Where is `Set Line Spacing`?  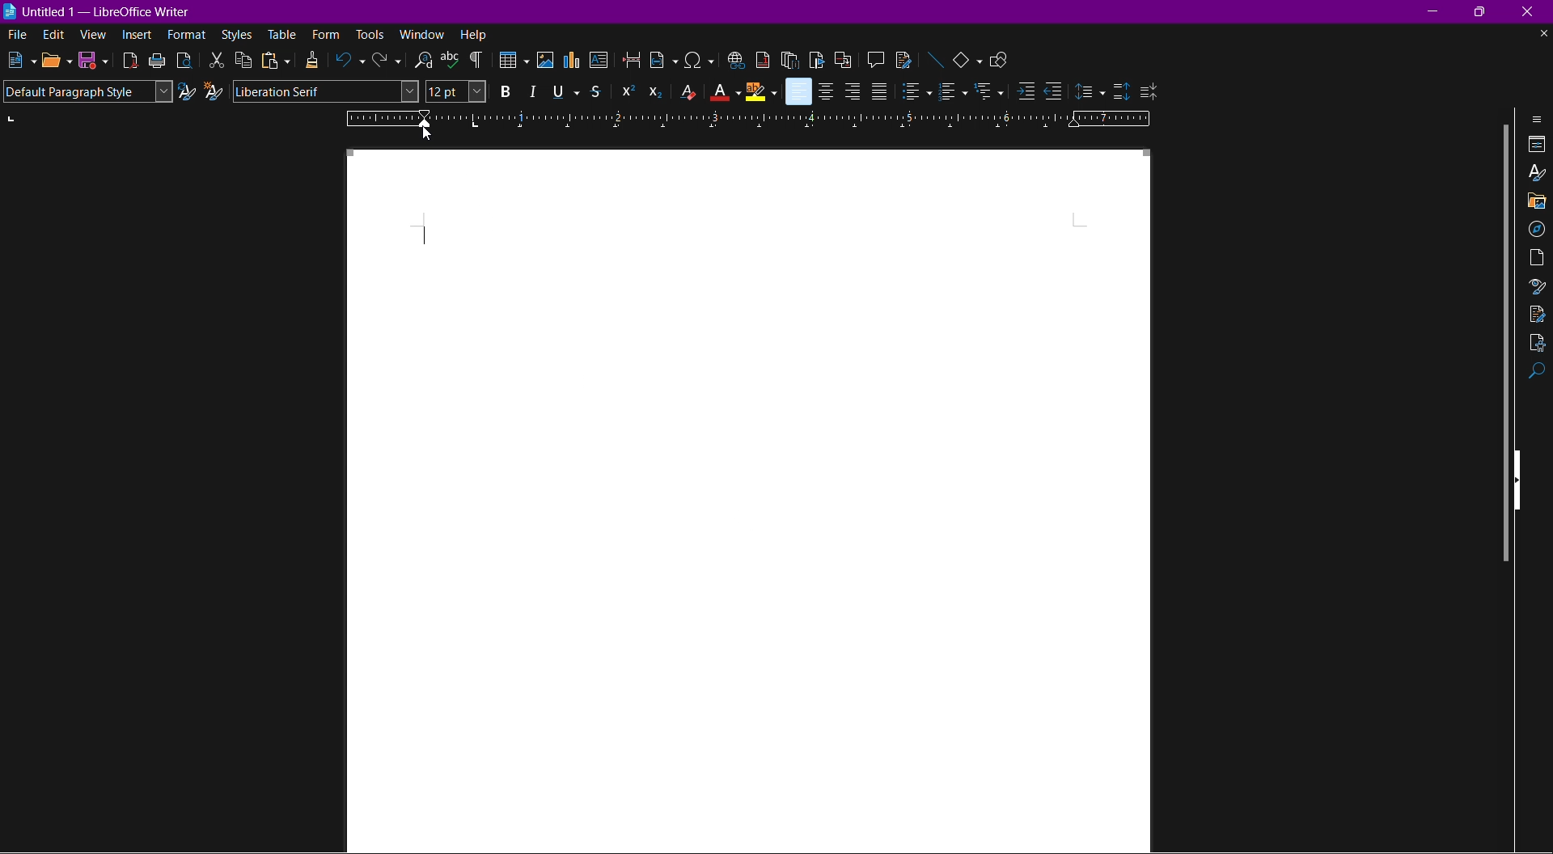
Set Line Spacing is located at coordinates (1090, 89).